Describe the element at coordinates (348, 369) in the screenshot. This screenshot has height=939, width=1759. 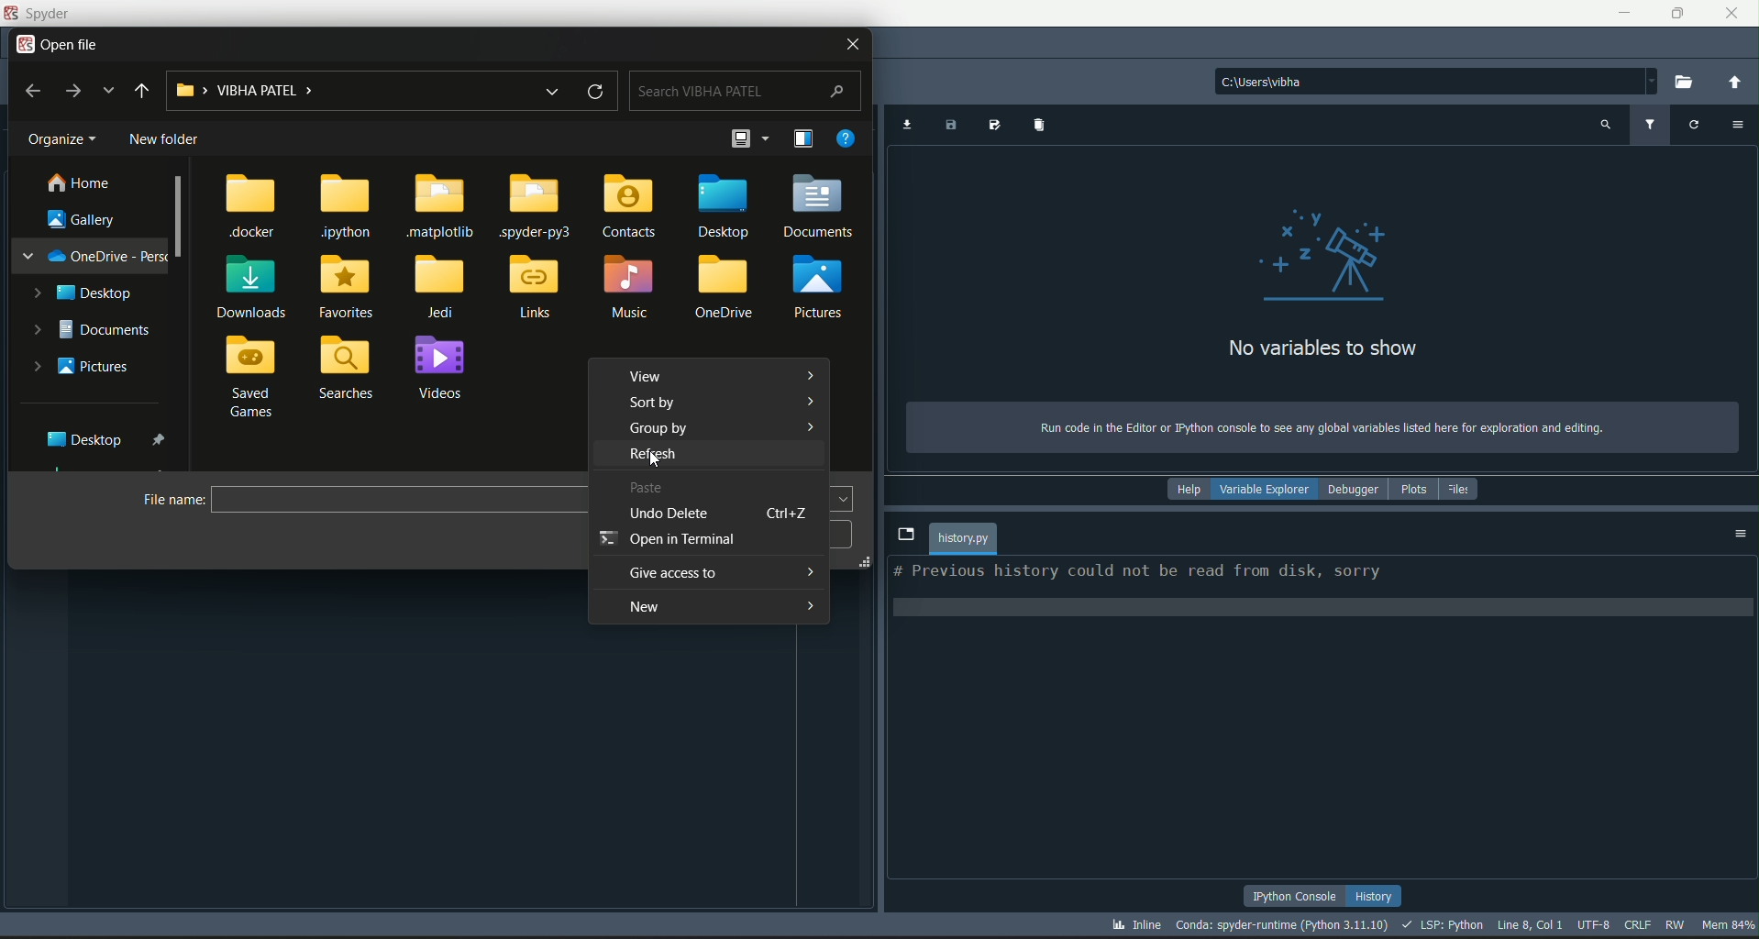
I see `searches` at that location.